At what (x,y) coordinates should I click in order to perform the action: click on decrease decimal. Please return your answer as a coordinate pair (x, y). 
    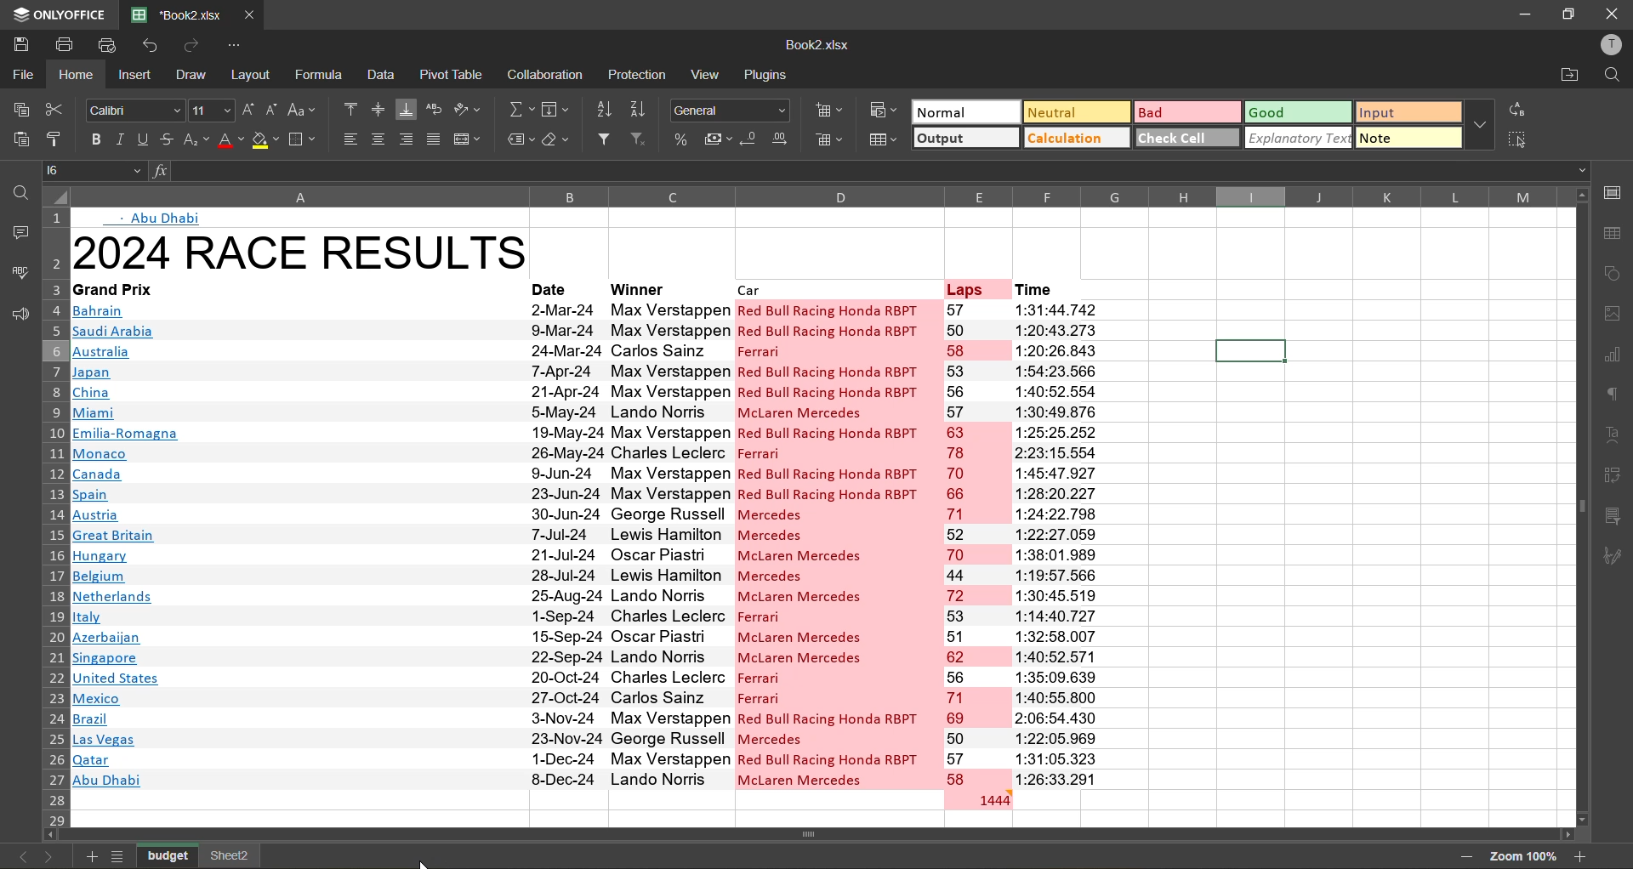
    Looking at the image, I should click on (750, 140).